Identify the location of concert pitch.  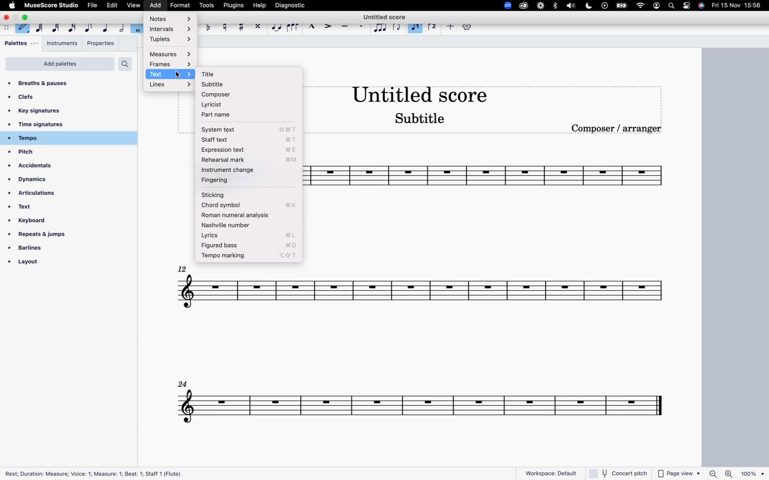
(620, 472).